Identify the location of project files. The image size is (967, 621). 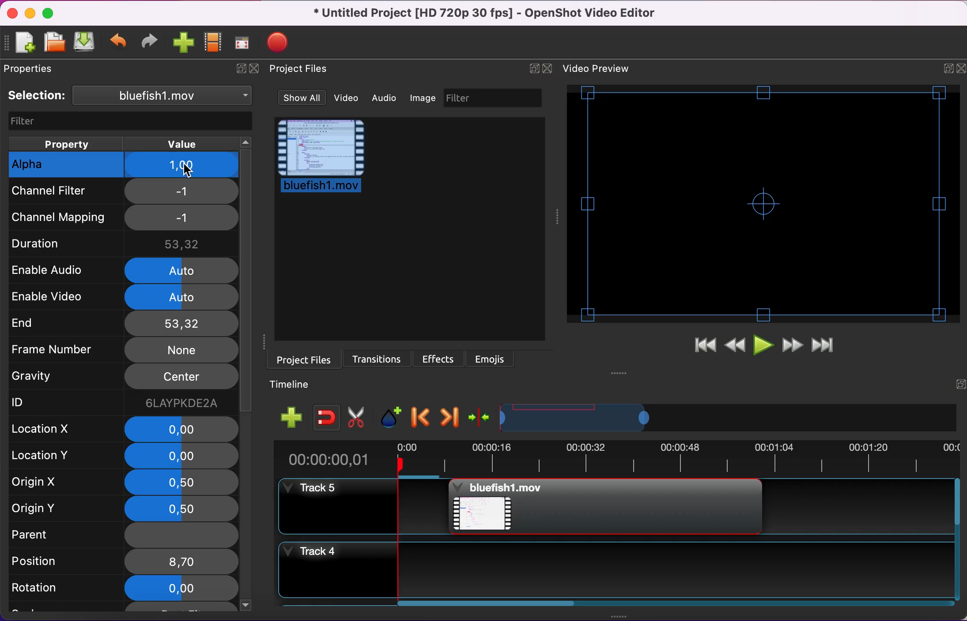
(300, 360).